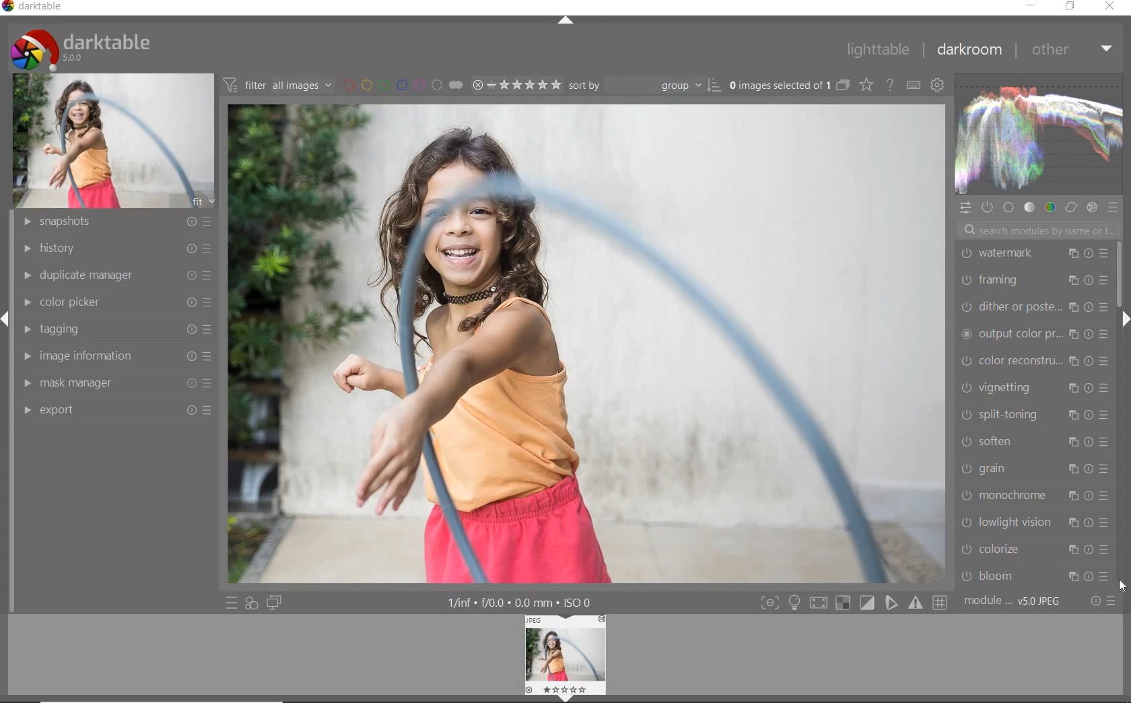 This screenshot has height=703, width=1131. Describe the element at coordinates (1091, 207) in the screenshot. I see `effect` at that location.